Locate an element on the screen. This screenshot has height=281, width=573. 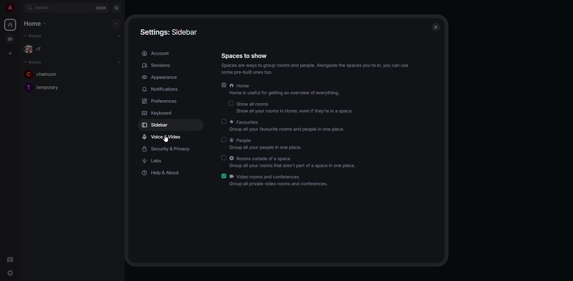
temporary is located at coordinates (44, 87).